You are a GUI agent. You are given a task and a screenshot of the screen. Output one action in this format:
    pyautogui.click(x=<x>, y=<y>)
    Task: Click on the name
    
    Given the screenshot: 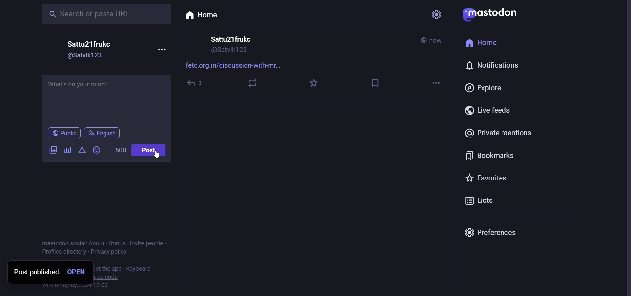 What is the action you would take?
    pyautogui.click(x=231, y=40)
    